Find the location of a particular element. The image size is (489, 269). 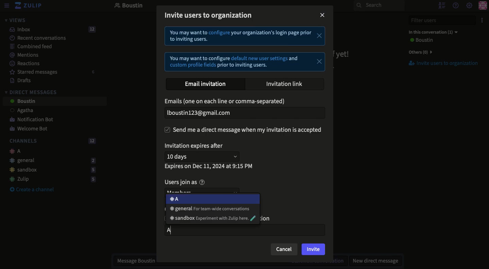

Instructional text is located at coordinates (245, 49).